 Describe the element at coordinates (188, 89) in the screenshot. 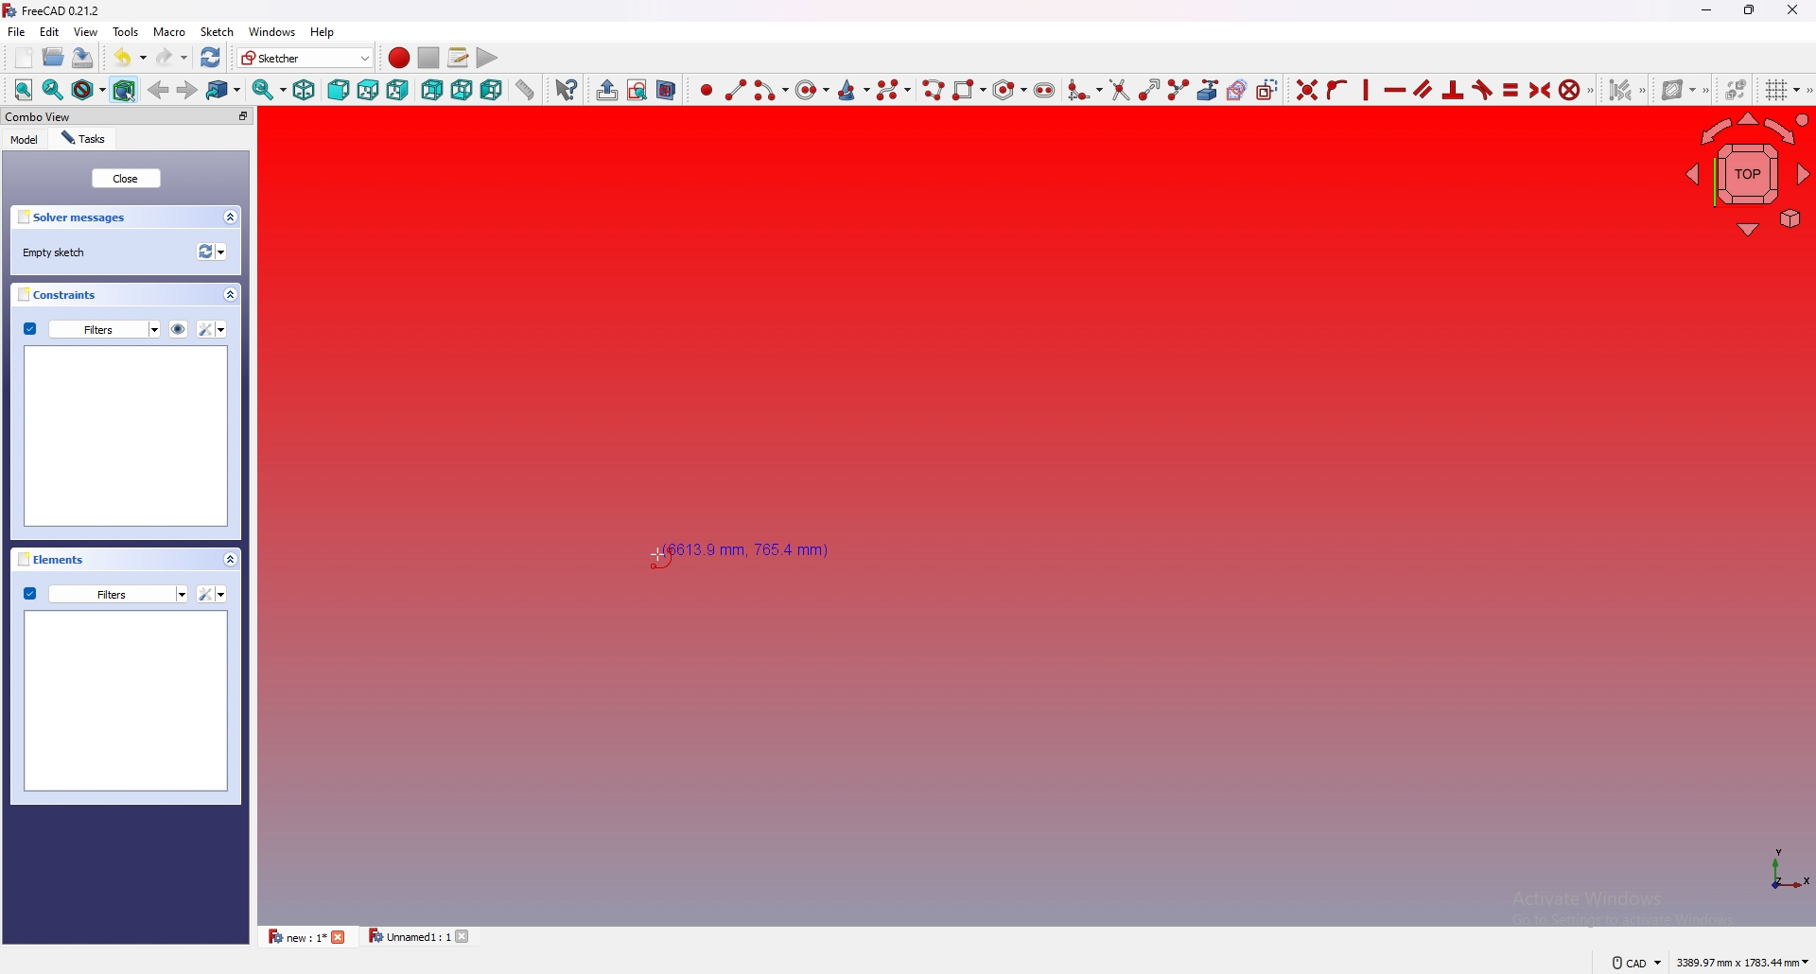

I see `forward` at that location.